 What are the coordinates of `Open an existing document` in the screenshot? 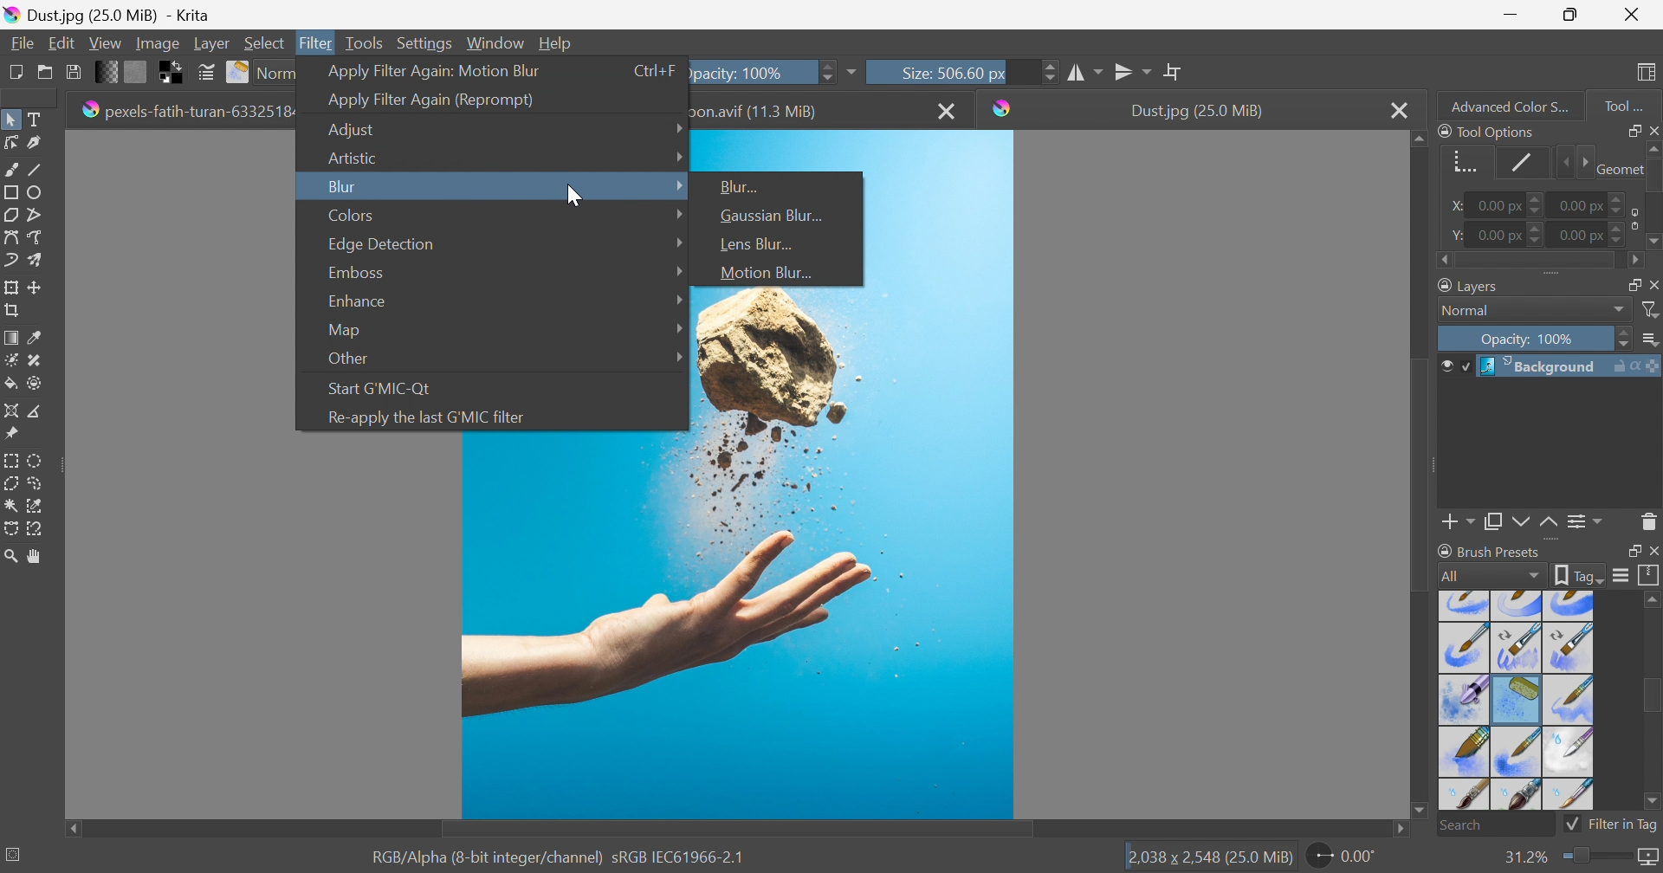 It's located at (46, 73).